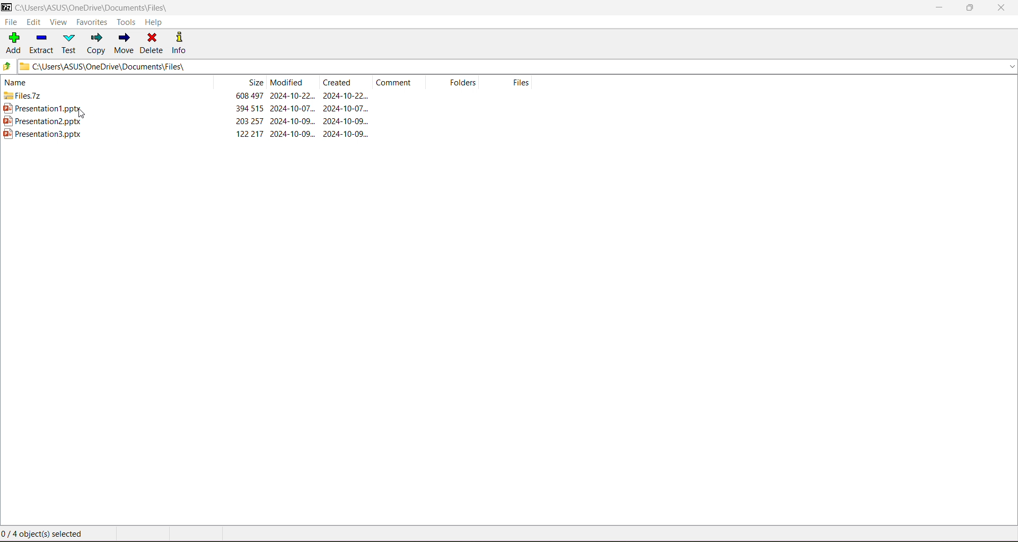 The width and height of the screenshot is (1018, 542). What do you see at coordinates (17, 82) in the screenshot?
I see `name` at bounding box center [17, 82].